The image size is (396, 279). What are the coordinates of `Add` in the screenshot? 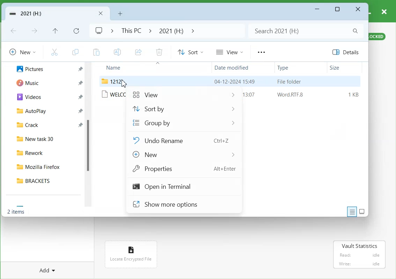 It's located at (45, 270).